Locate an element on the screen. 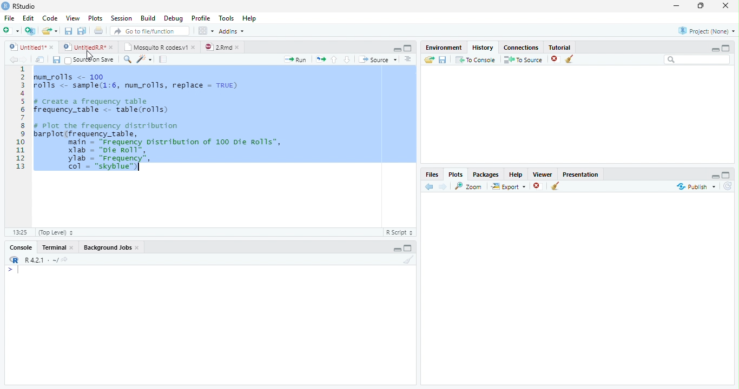 Image resolution: width=739 pixels, height=389 pixels. Minimize Height is located at coordinates (715, 49).